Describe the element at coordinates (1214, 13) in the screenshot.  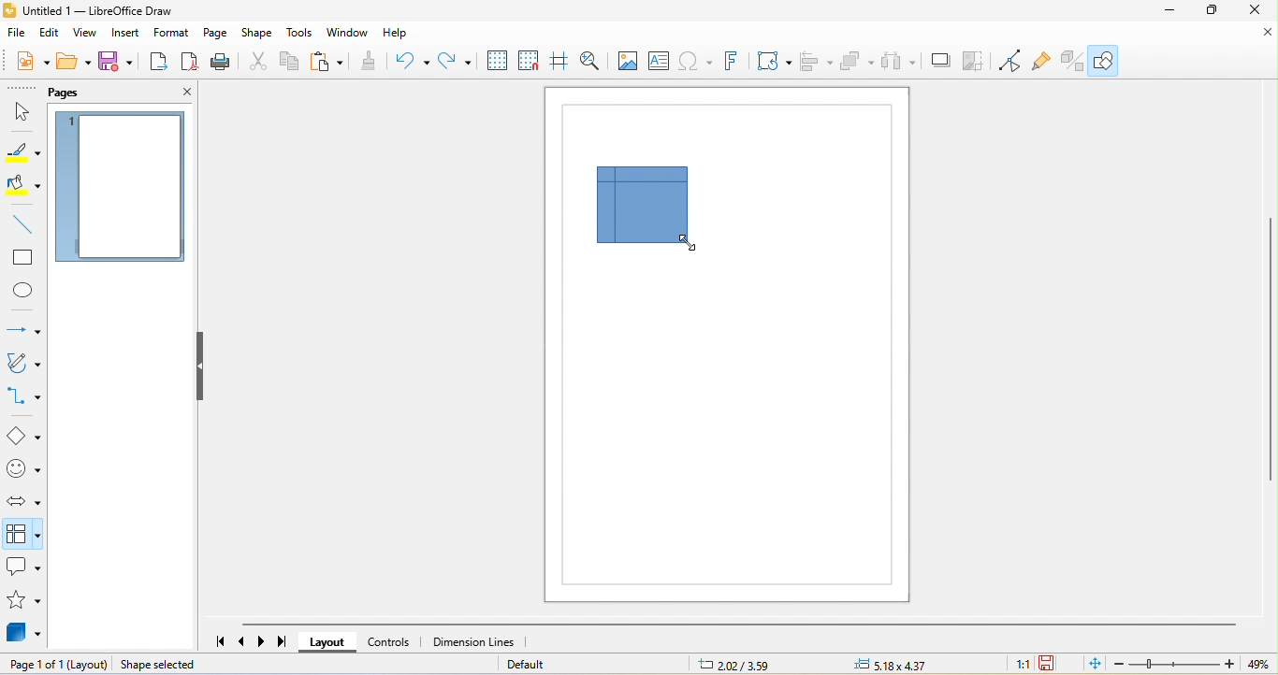
I see `maximize` at that location.